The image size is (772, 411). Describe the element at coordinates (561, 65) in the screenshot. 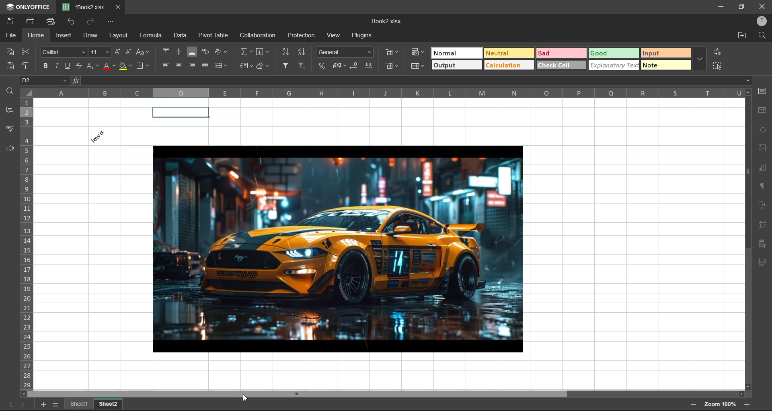

I see `check cell` at that location.